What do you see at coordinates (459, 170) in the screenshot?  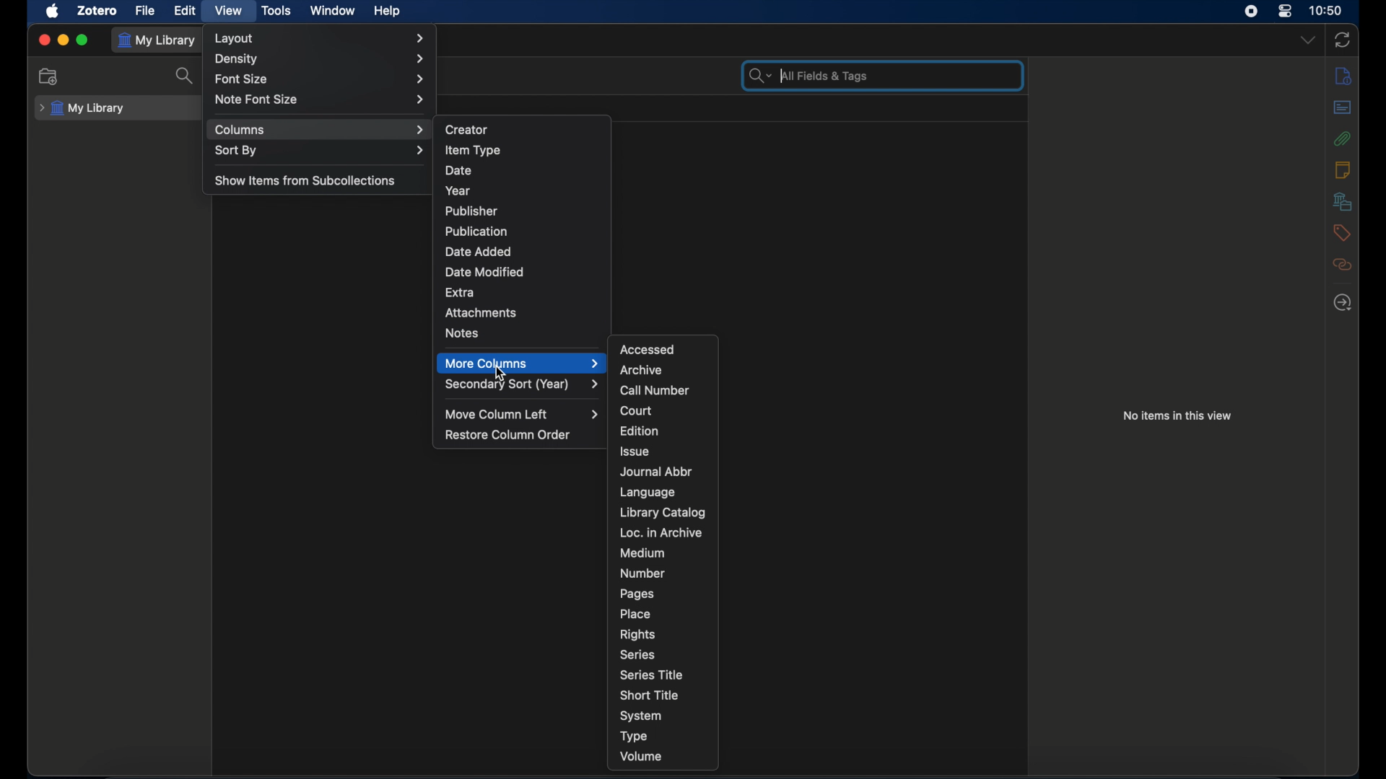 I see `date` at bounding box center [459, 170].